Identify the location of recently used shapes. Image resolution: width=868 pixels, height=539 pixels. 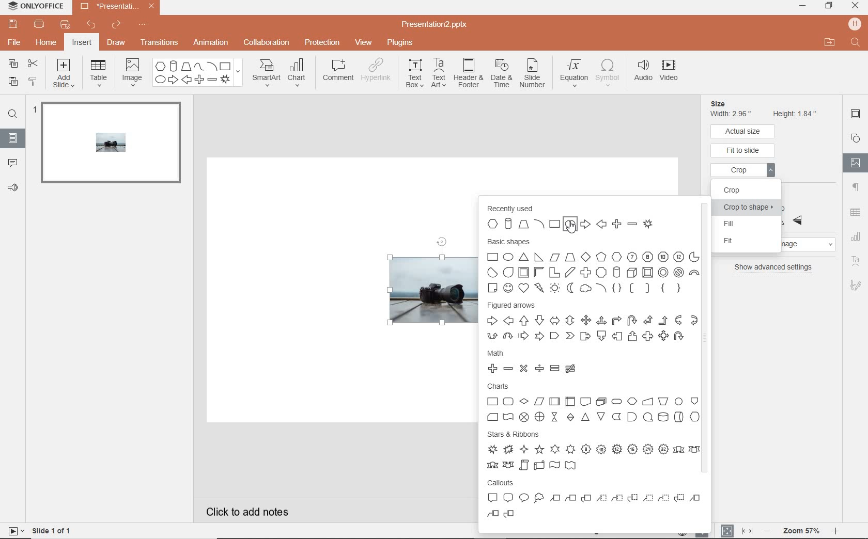
(582, 217).